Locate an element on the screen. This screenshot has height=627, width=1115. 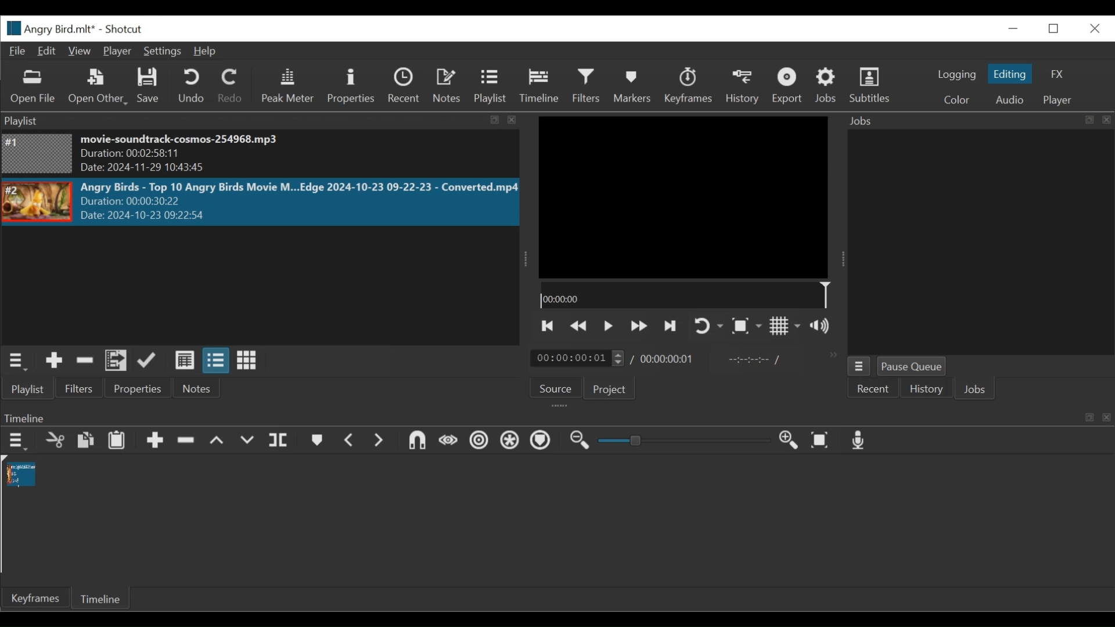
Toggle on  is located at coordinates (710, 325).